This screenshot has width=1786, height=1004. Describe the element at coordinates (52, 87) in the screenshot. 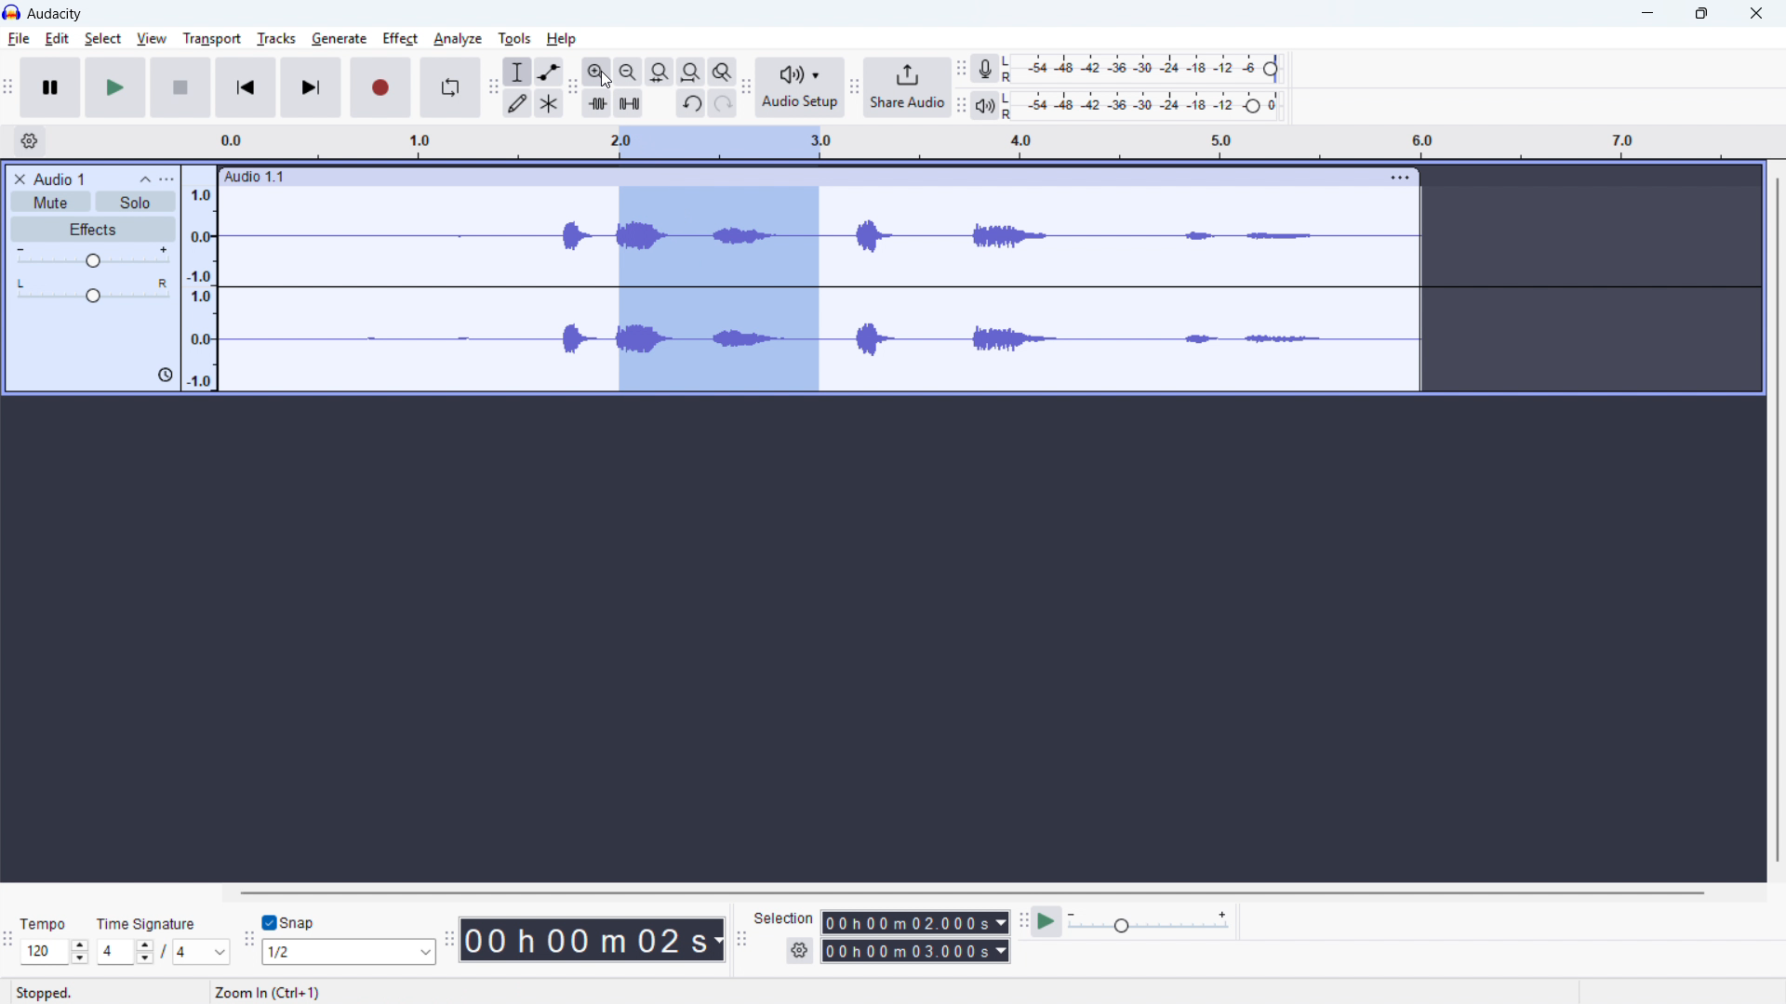

I see `Pause` at that location.